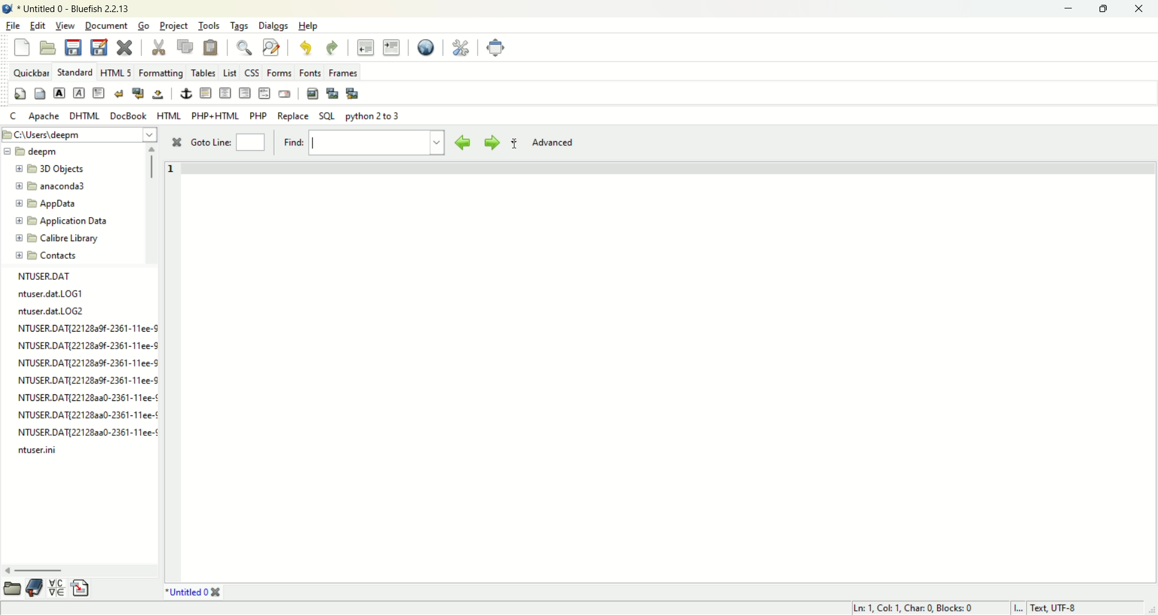 The image size is (1158, 615). Describe the element at coordinates (46, 204) in the screenshot. I see `appdata` at that location.